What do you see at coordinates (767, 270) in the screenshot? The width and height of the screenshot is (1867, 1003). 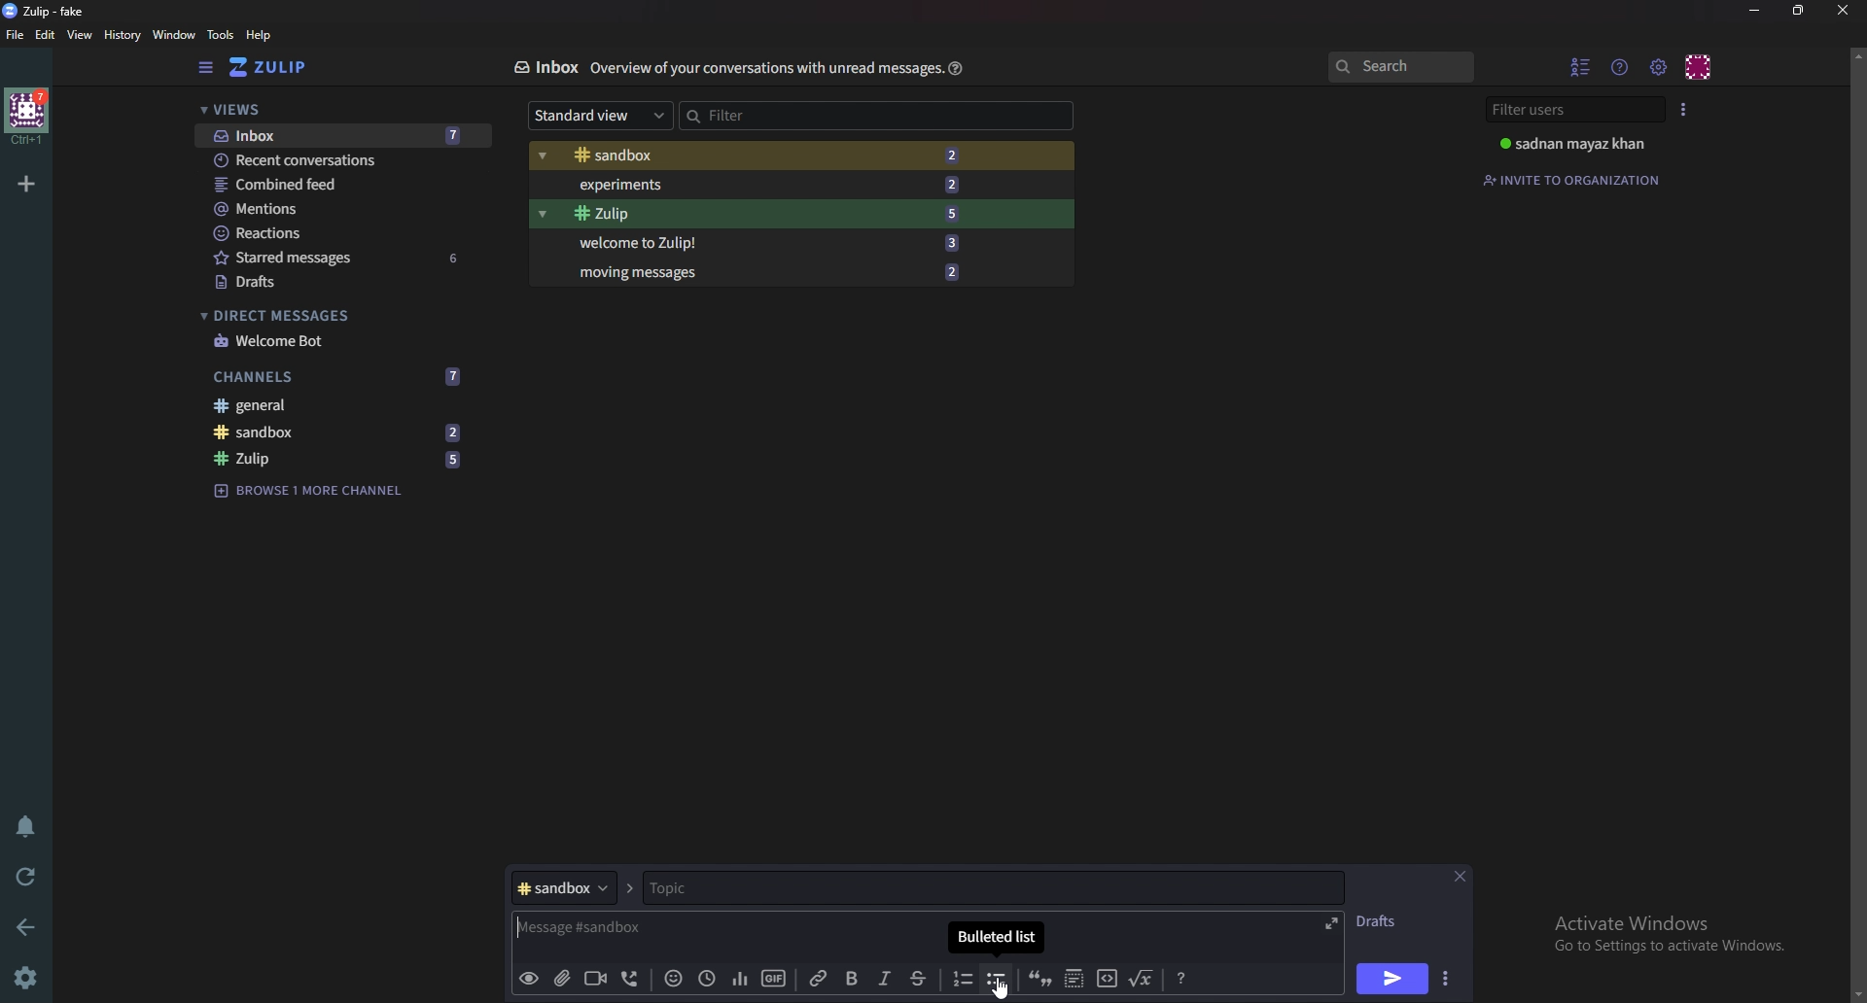 I see `Moving messages` at bounding box center [767, 270].